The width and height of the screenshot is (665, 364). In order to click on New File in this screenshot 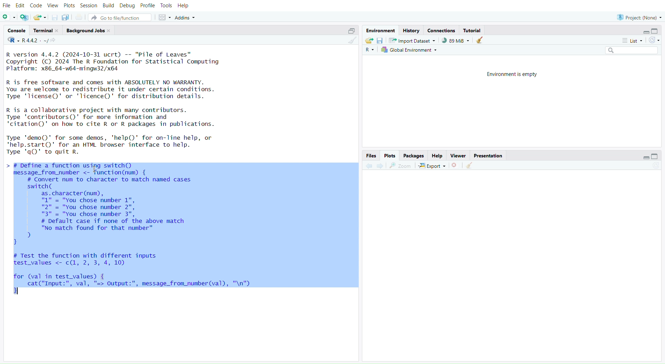, I will do `click(9, 17)`.